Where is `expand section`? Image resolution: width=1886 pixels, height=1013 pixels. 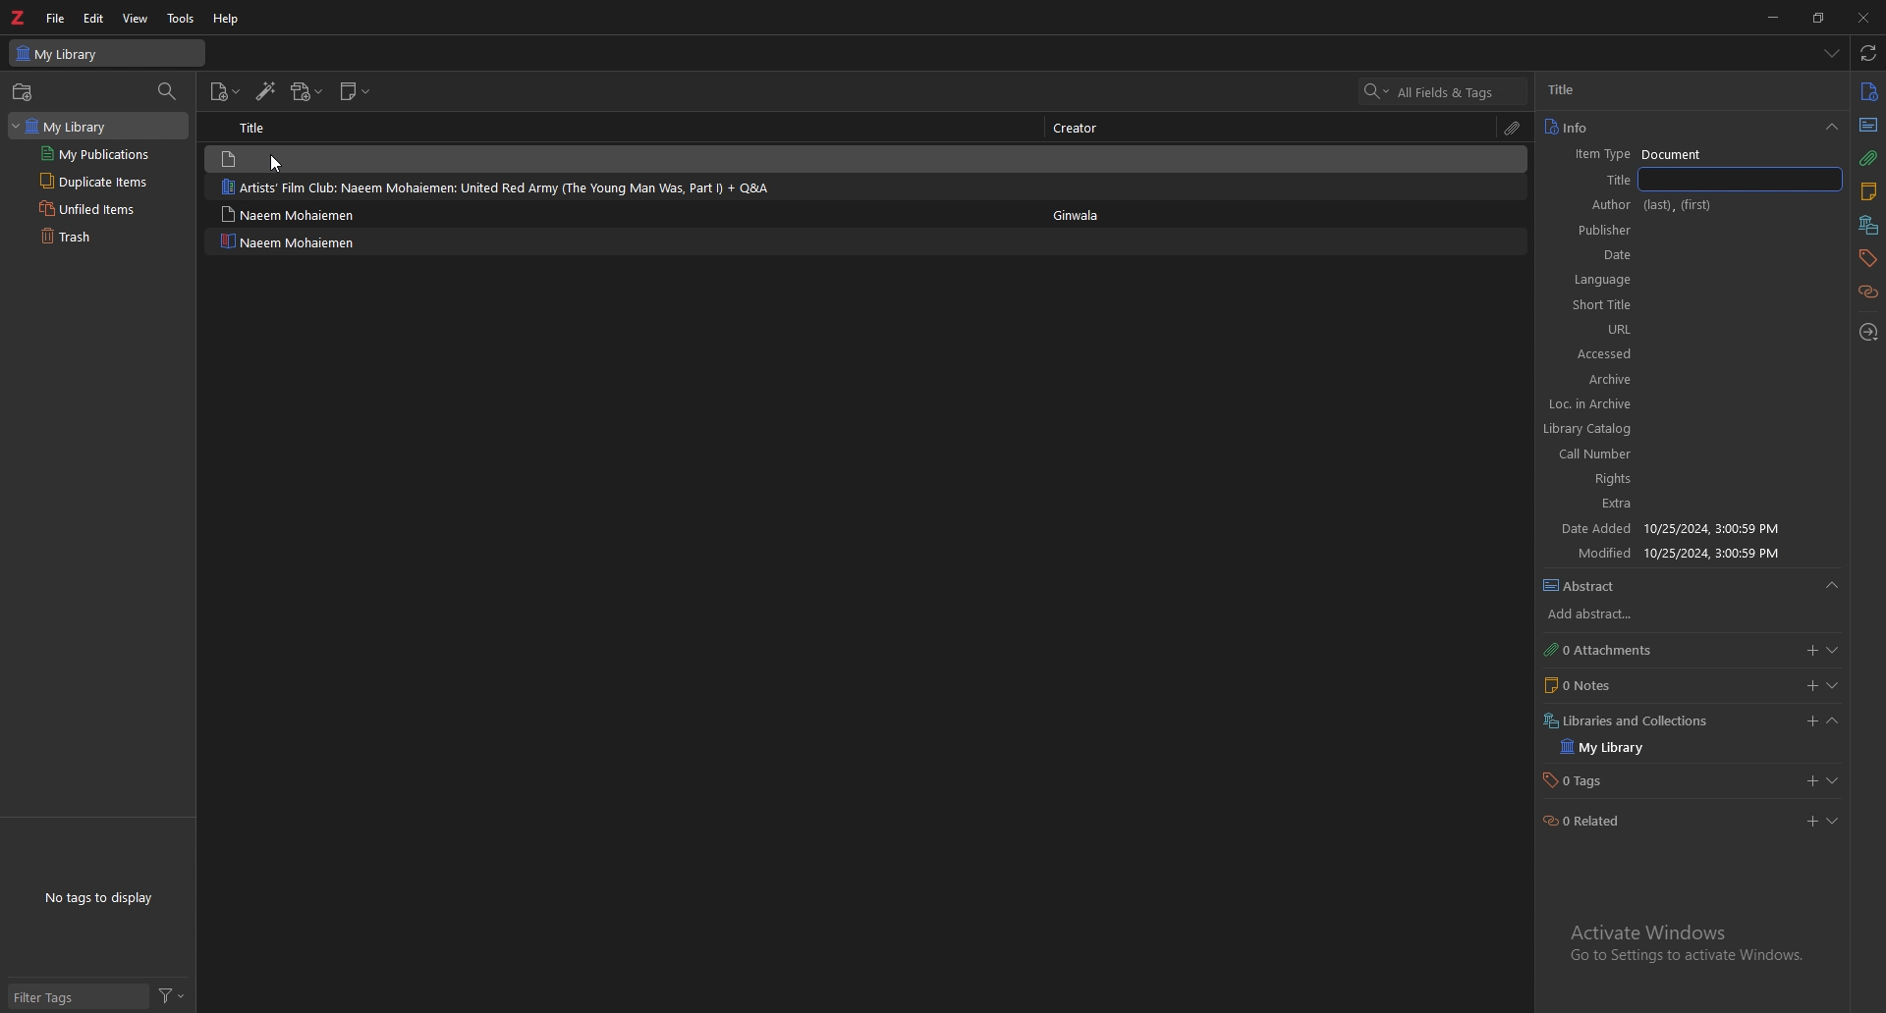
expand section is located at coordinates (1839, 825).